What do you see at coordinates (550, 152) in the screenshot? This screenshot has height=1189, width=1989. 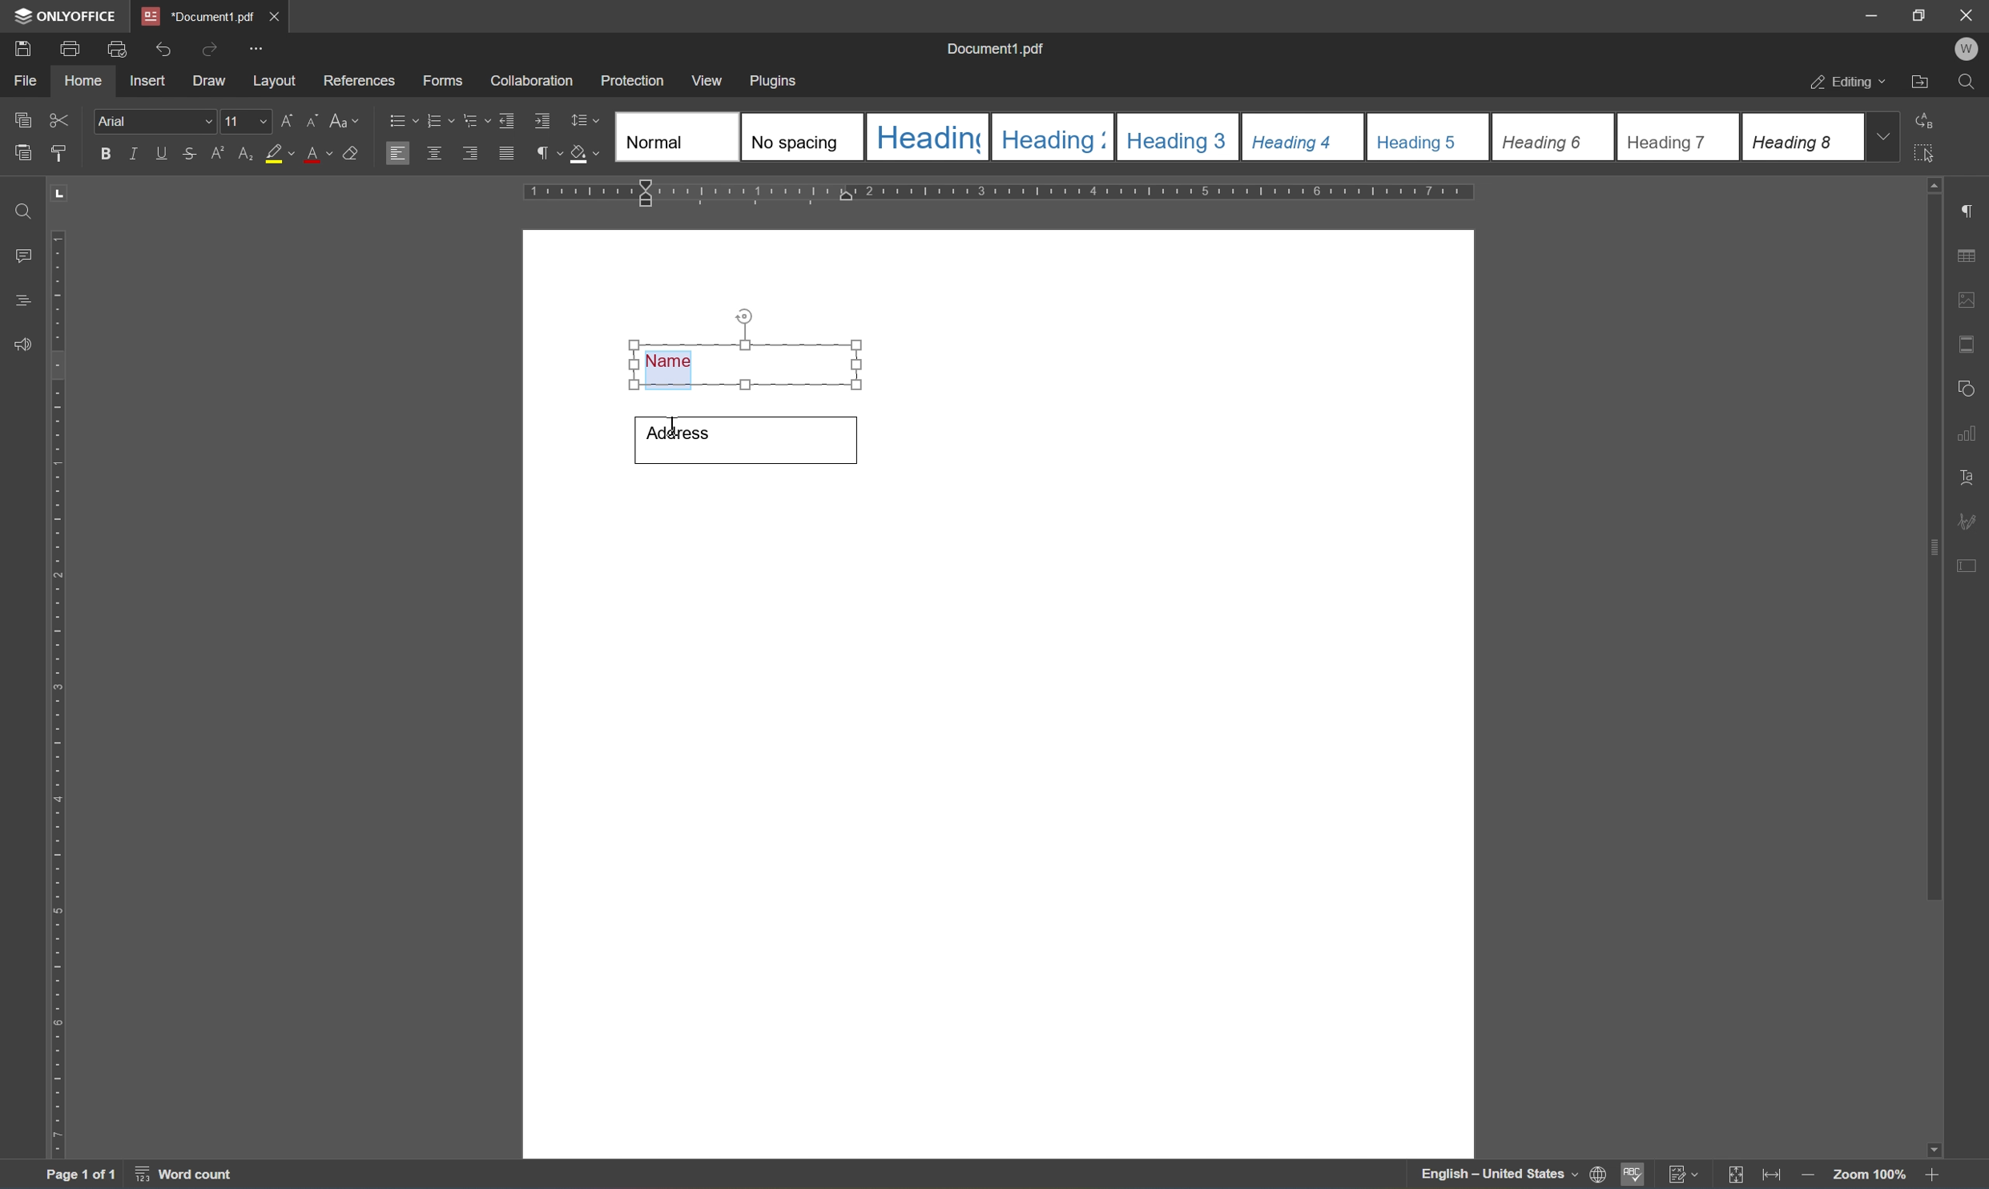 I see `nonprinting characters` at bounding box center [550, 152].